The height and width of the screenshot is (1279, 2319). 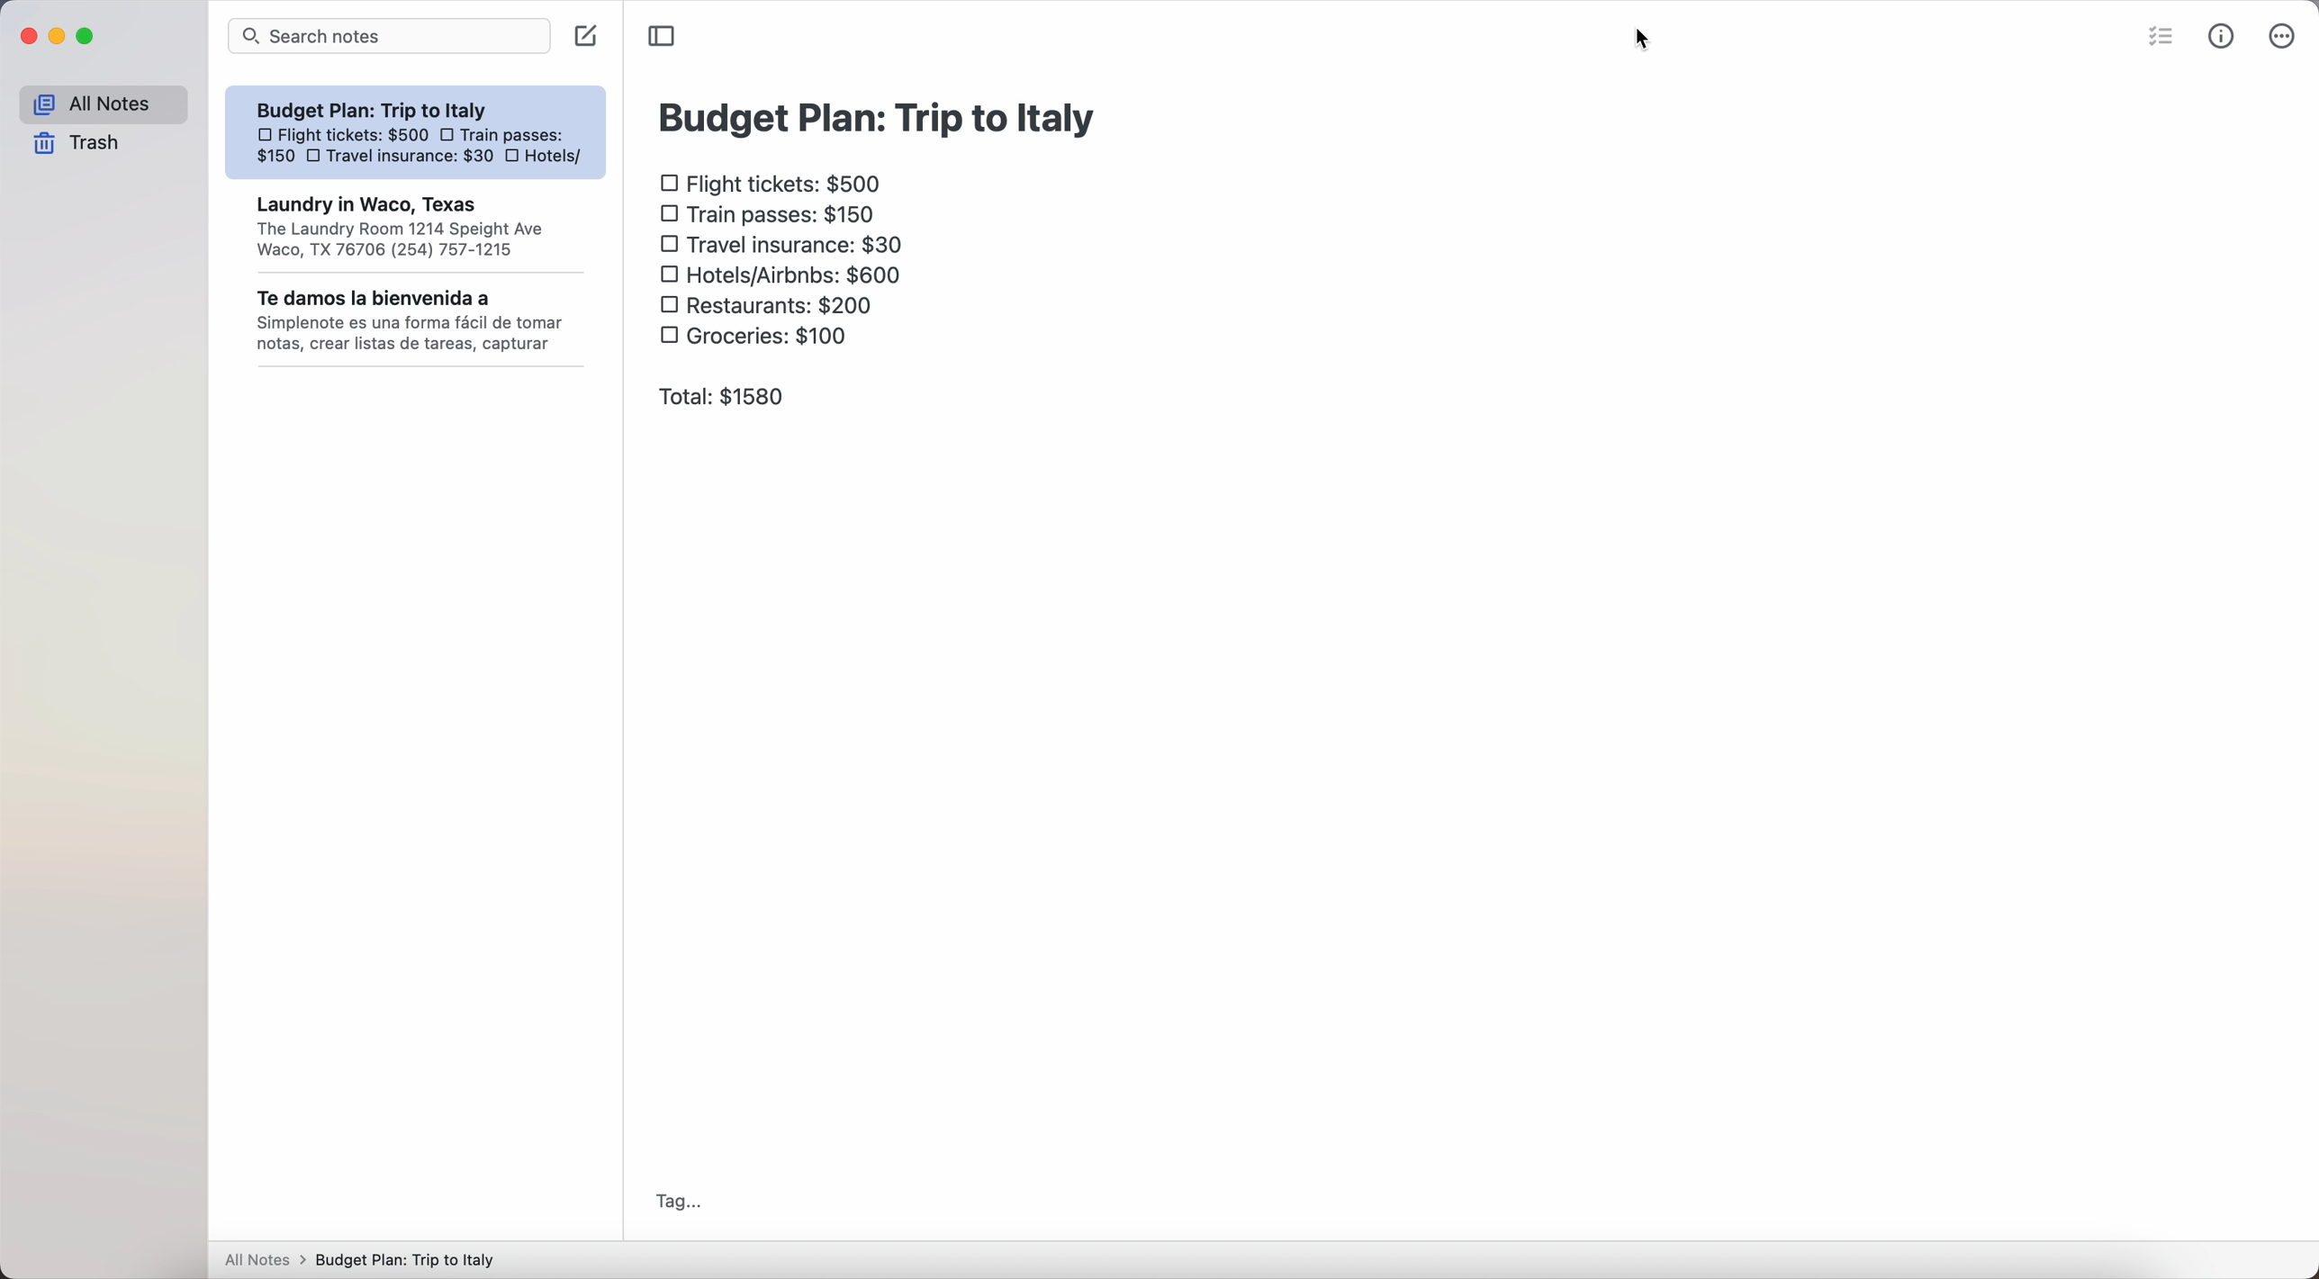 I want to click on title: Budget Plan: Trip to Italy, so click(x=872, y=120).